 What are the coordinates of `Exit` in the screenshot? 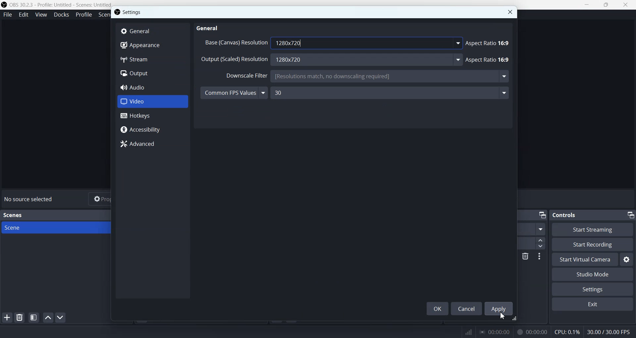 It's located at (593, 304).